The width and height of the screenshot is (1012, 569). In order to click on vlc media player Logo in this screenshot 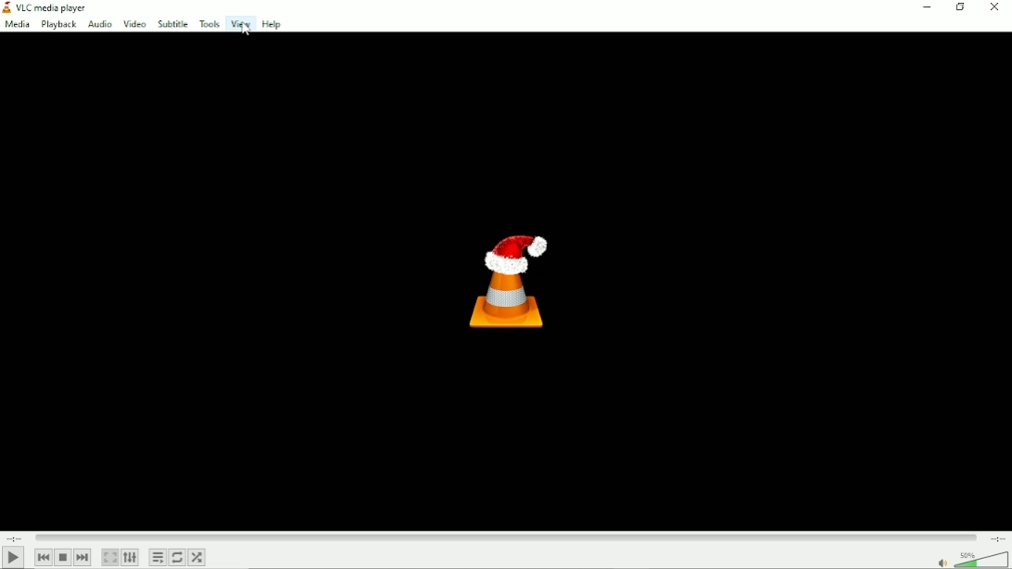, I will do `click(503, 278)`.